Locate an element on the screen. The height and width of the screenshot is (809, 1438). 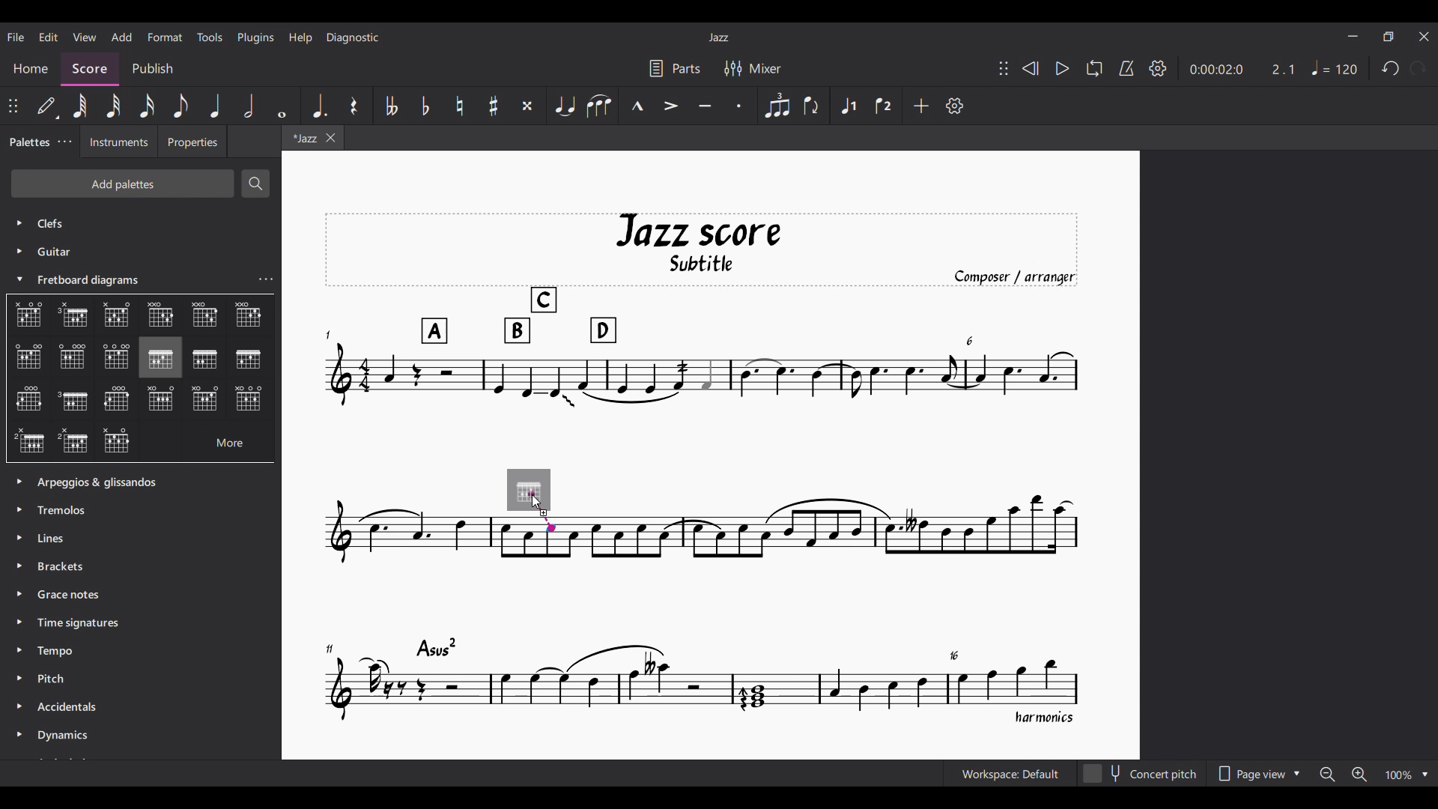
Chart 11 is located at coordinates (248, 360).